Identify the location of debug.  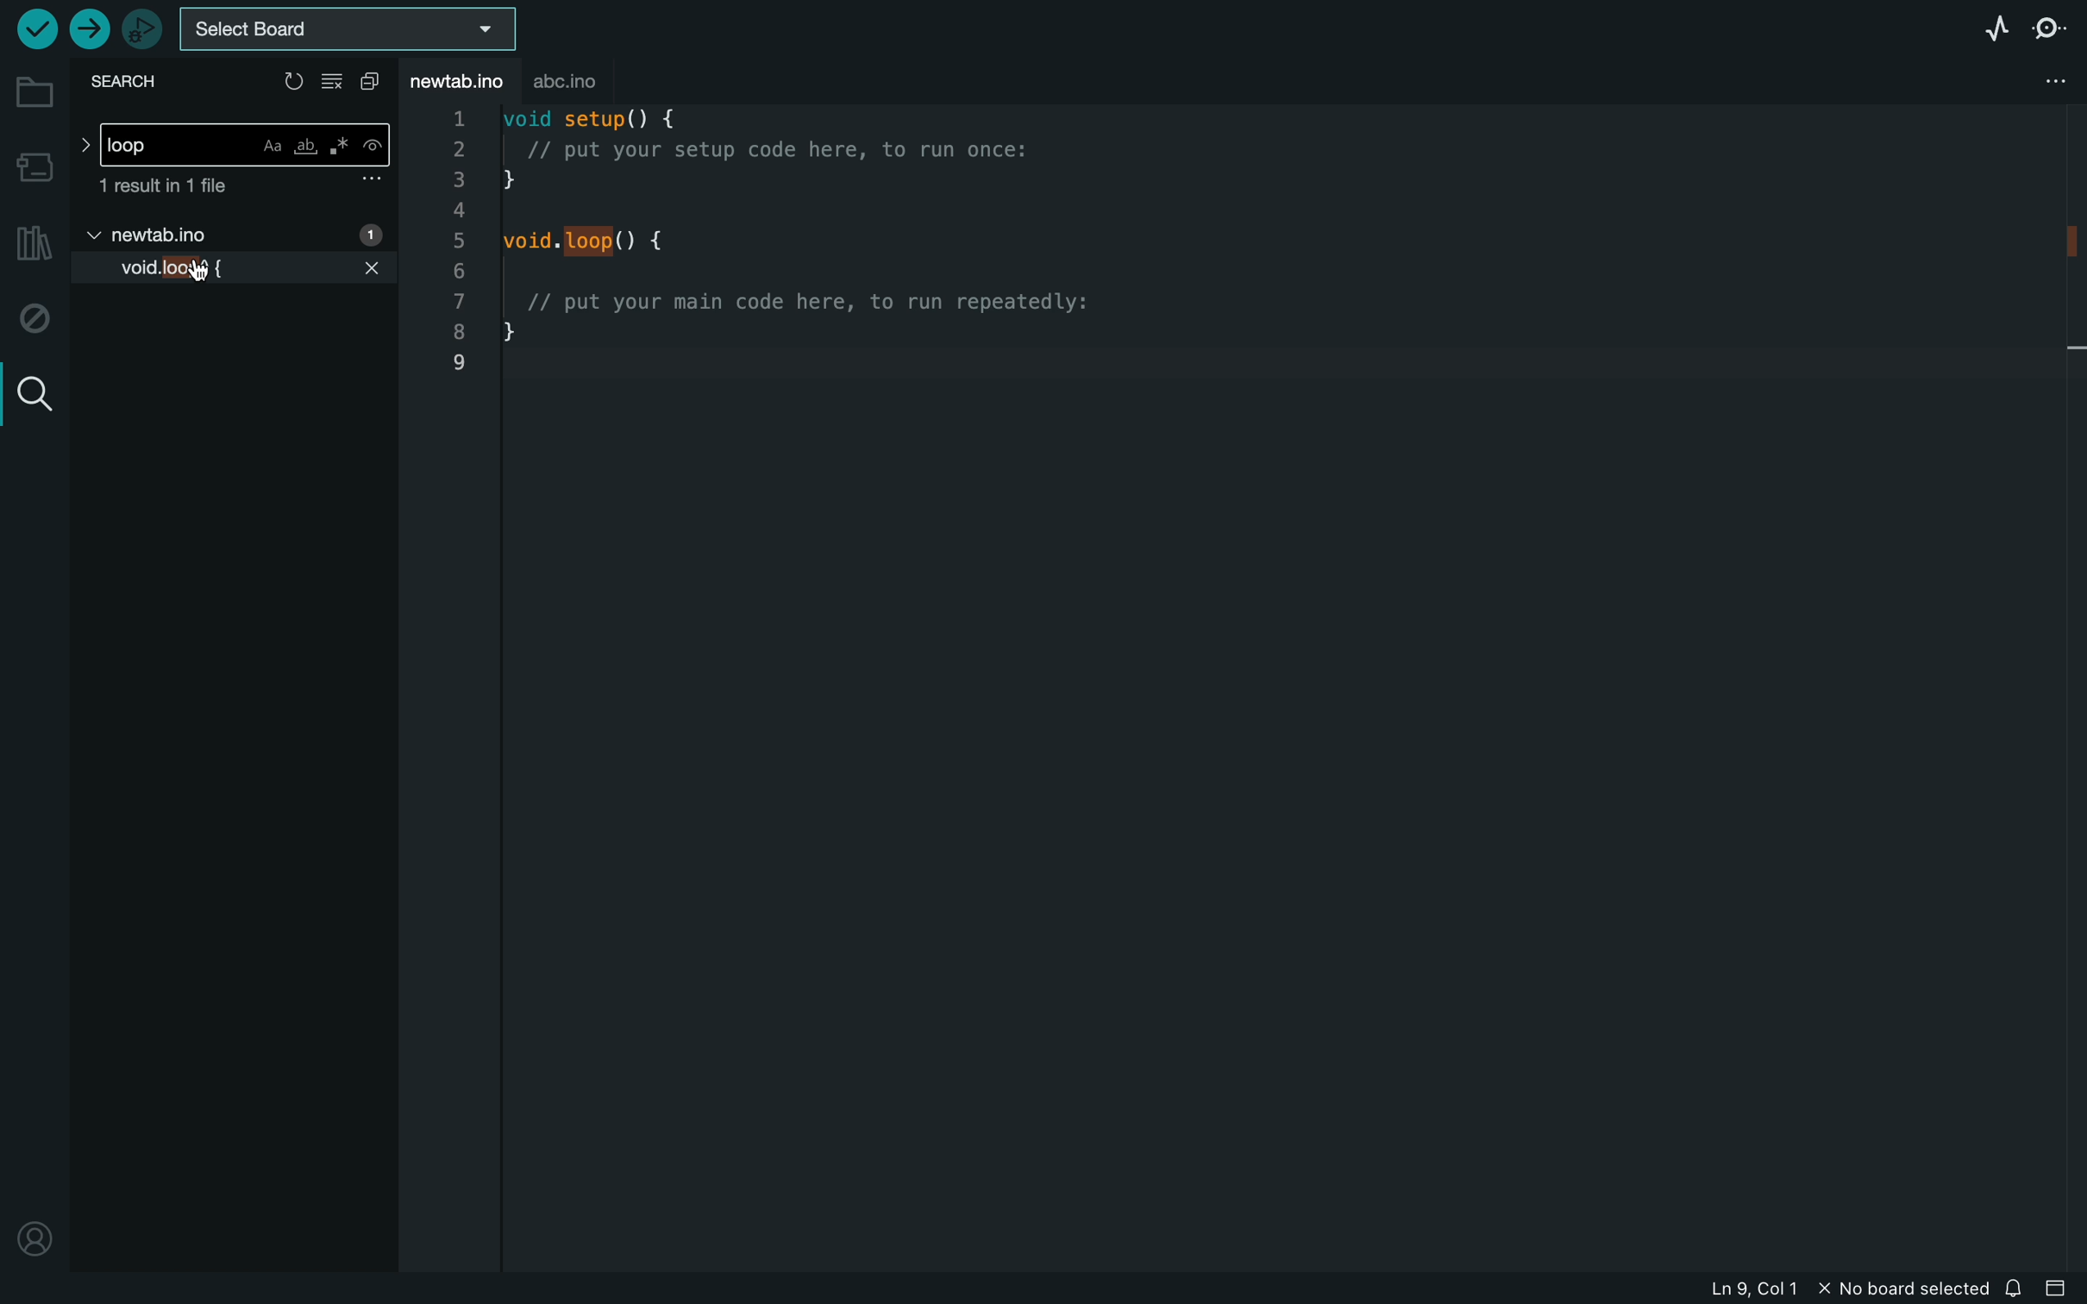
(32, 319).